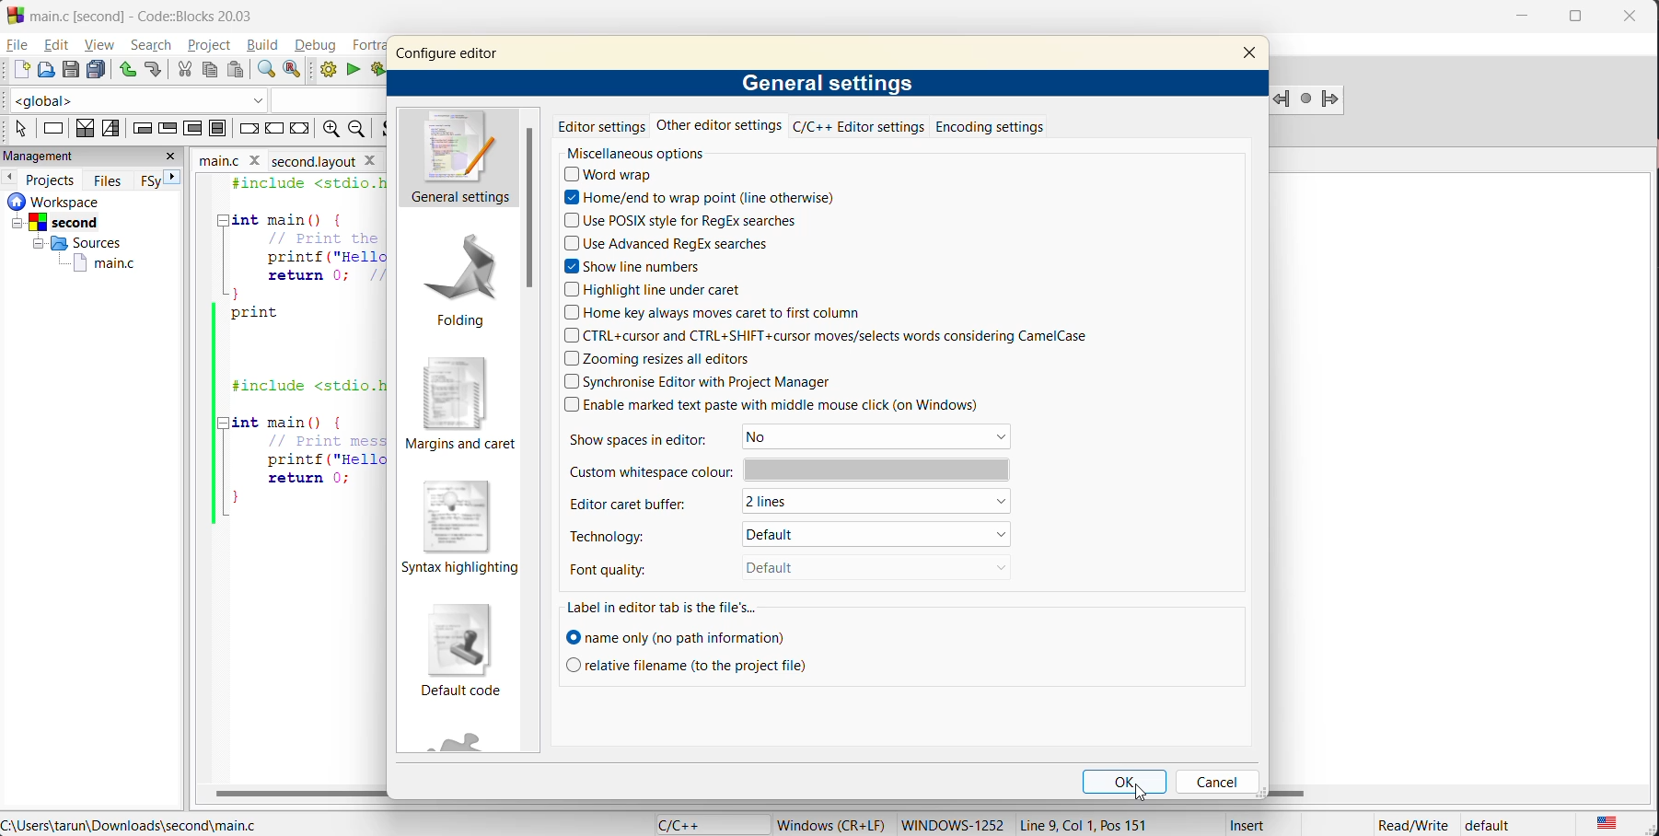 This screenshot has width=1659, height=836. What do you see at coordinates (209, 46) in the screenshot?
I see `project` at bounding box center [209, 46].